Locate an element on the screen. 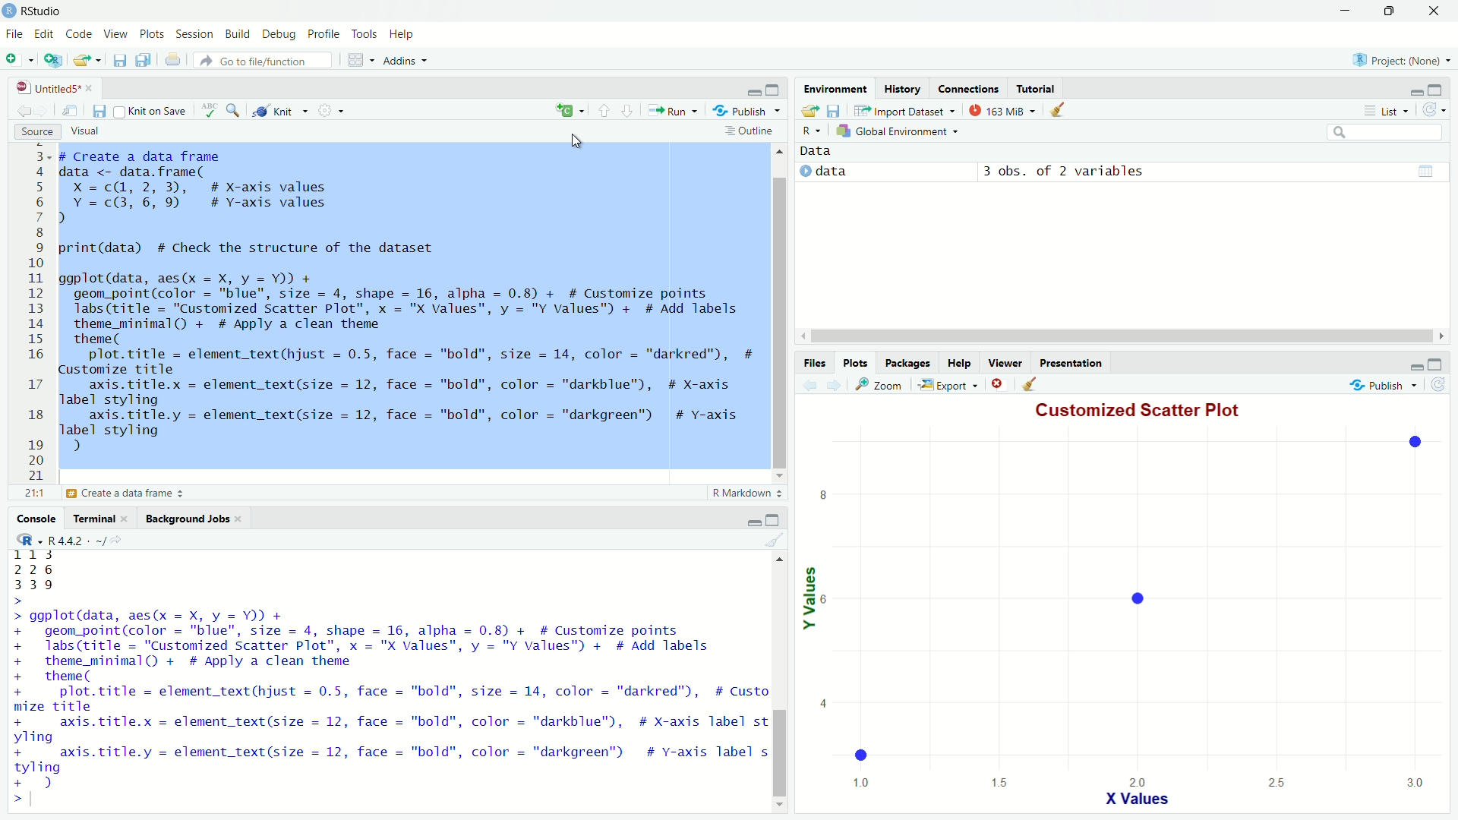 The height and width of the screenshot is (820, 1458). Maximize is located at coordinates (1391, 9).